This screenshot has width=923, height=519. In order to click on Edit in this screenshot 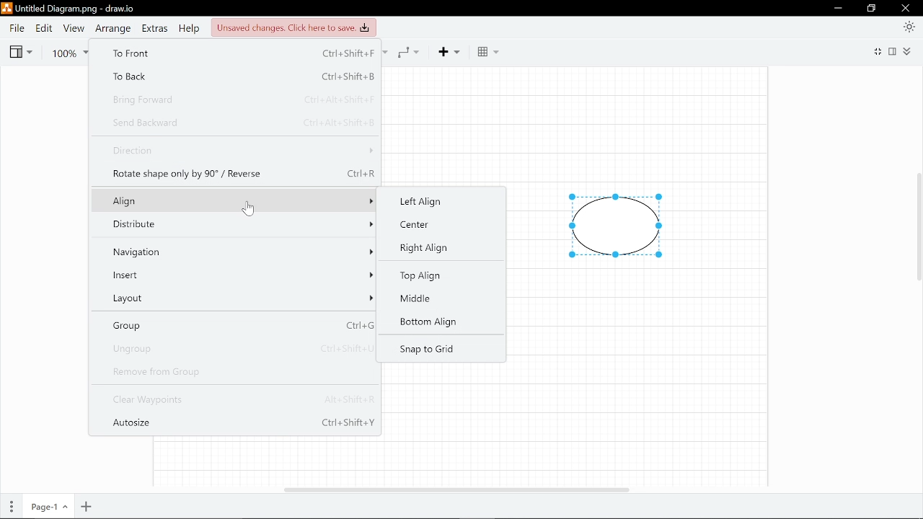, I will do `click(43, 28)`.